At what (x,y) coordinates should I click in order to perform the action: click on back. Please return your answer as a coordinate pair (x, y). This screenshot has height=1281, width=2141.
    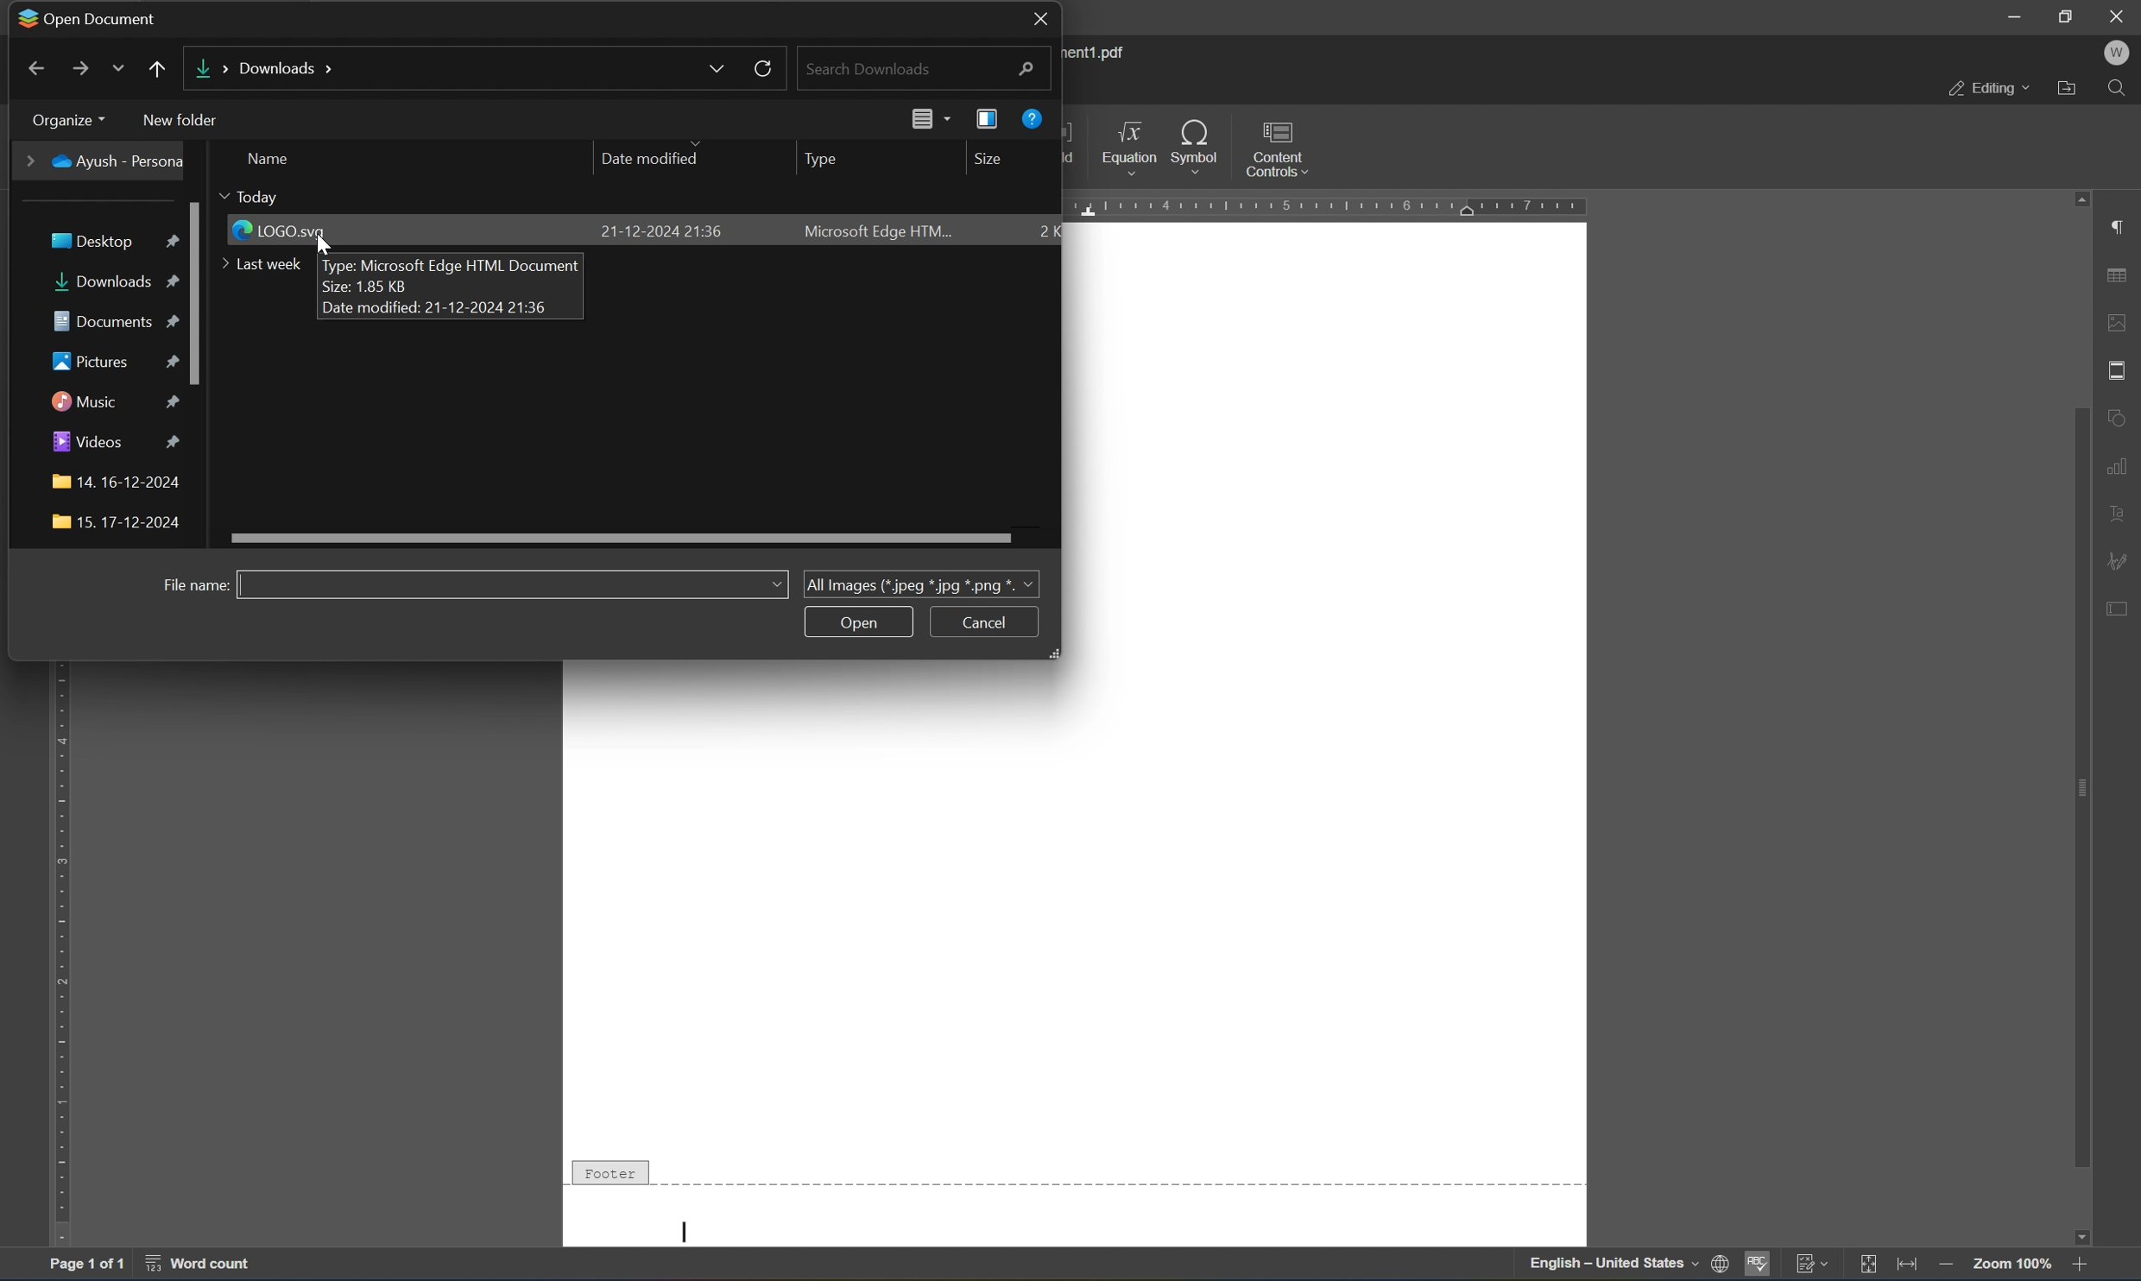
    Looking at the image, I should click on (32, 66).